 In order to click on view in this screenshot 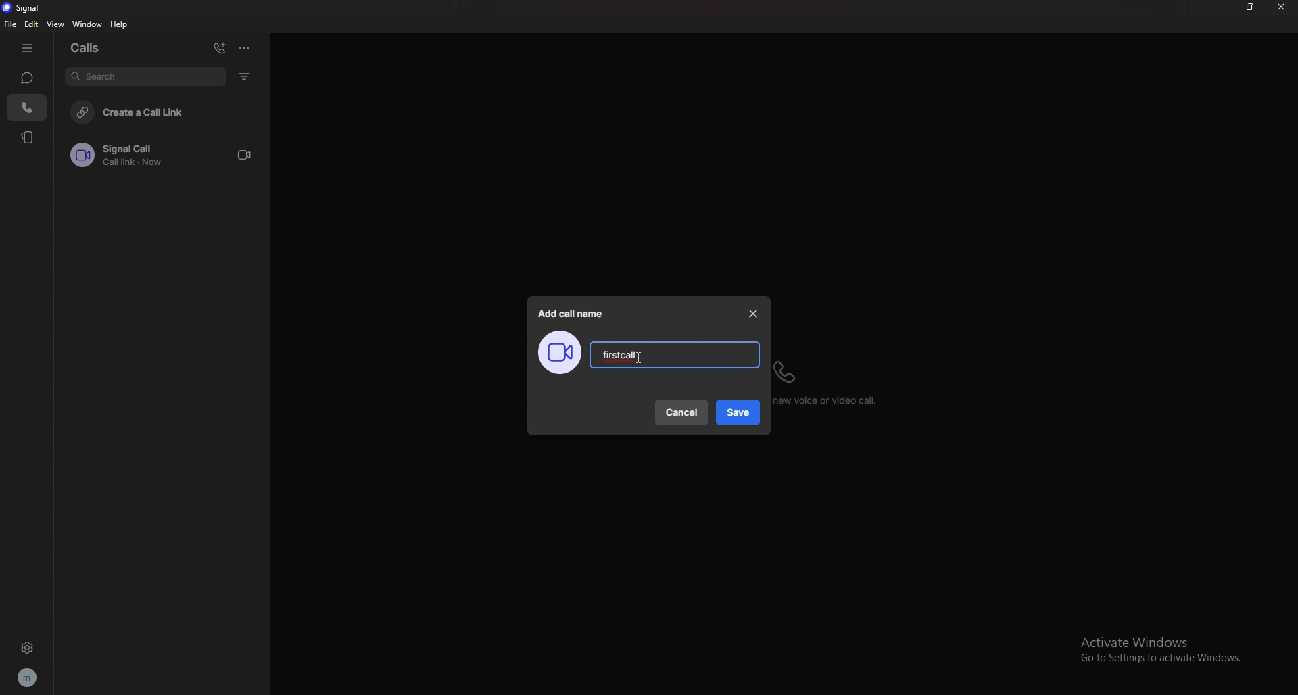, I will do `click(56, 24)`.